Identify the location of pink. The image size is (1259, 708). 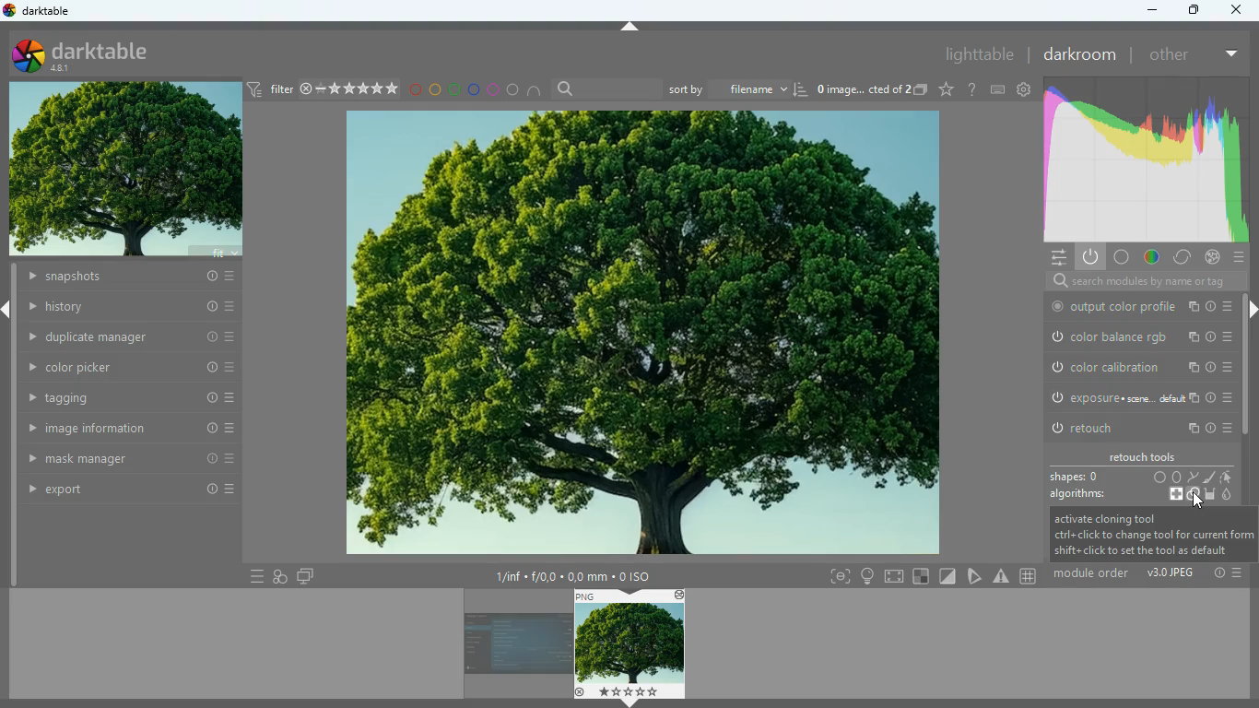
(492, 91).